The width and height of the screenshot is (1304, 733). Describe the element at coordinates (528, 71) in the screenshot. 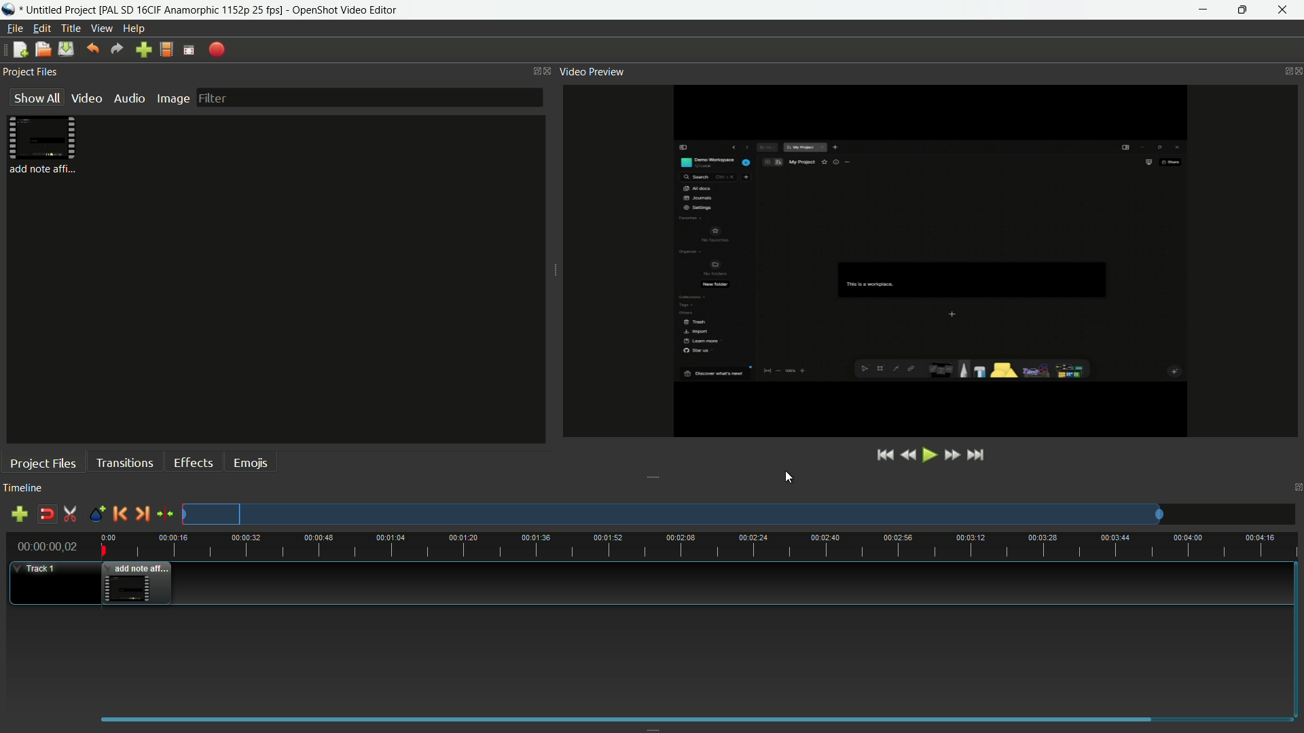

I see `change layout` at that location.